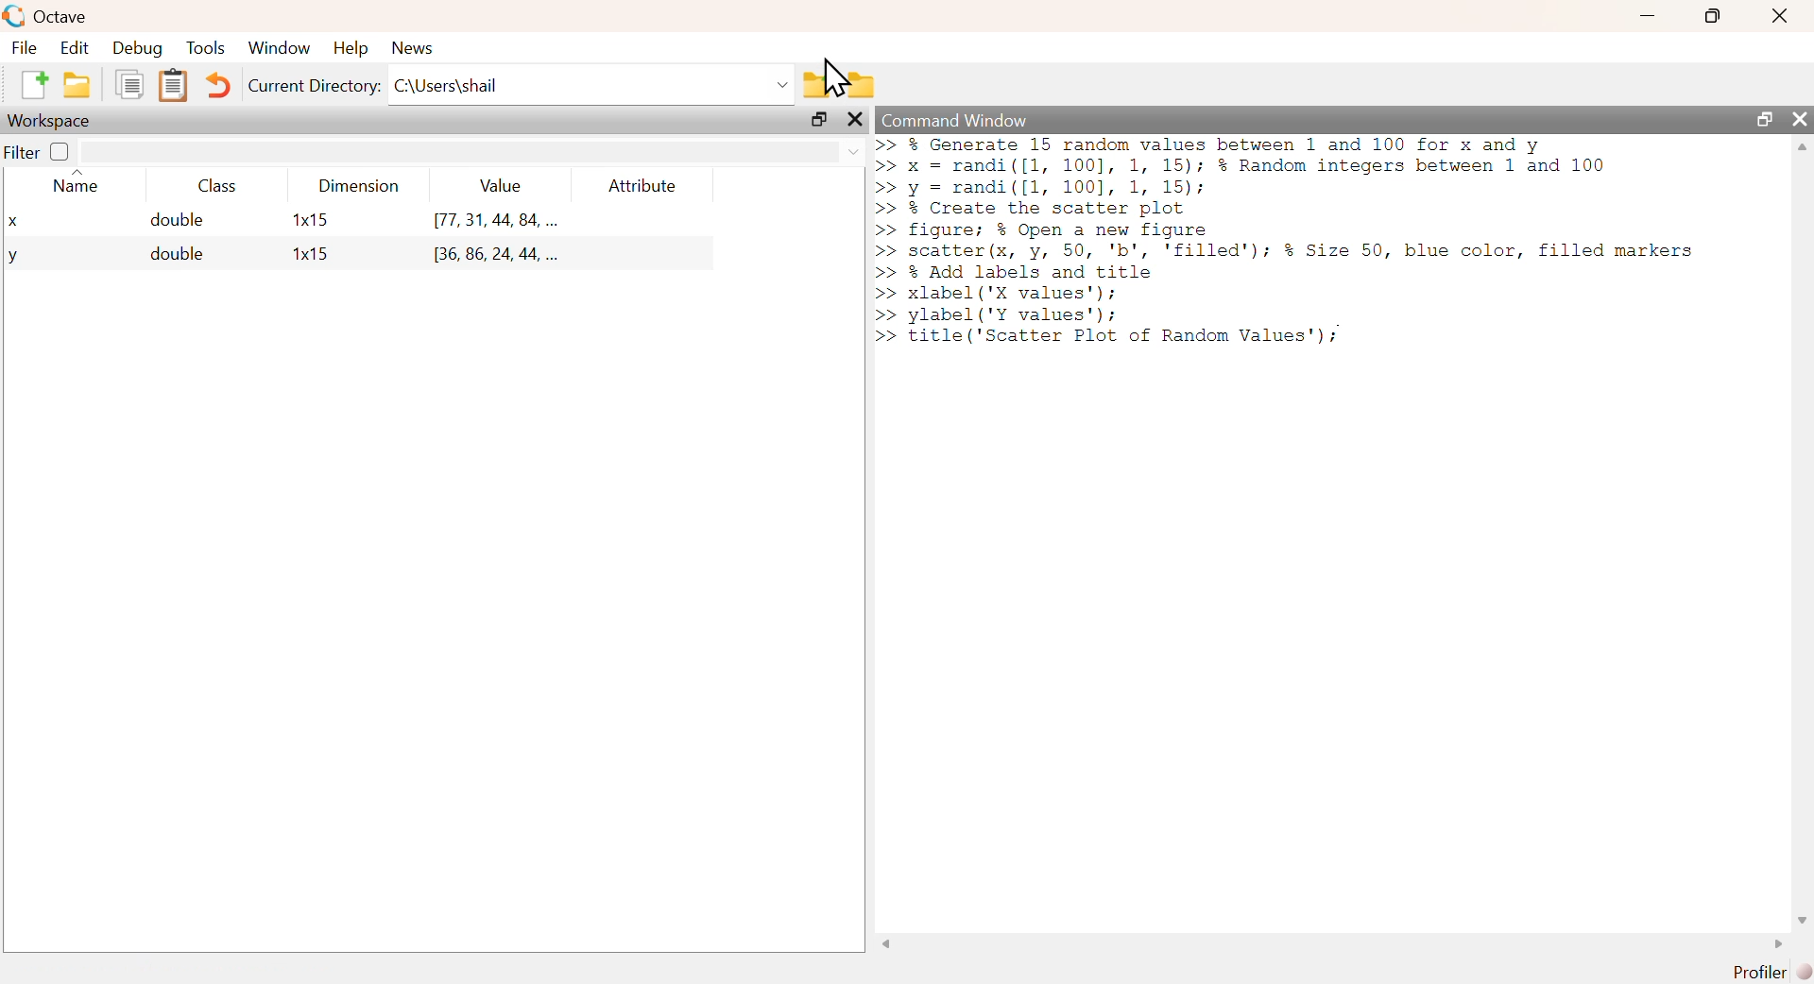  Describe the element at coordinates (173, 86) in the screenshot. I see `Clipboard` at that location.